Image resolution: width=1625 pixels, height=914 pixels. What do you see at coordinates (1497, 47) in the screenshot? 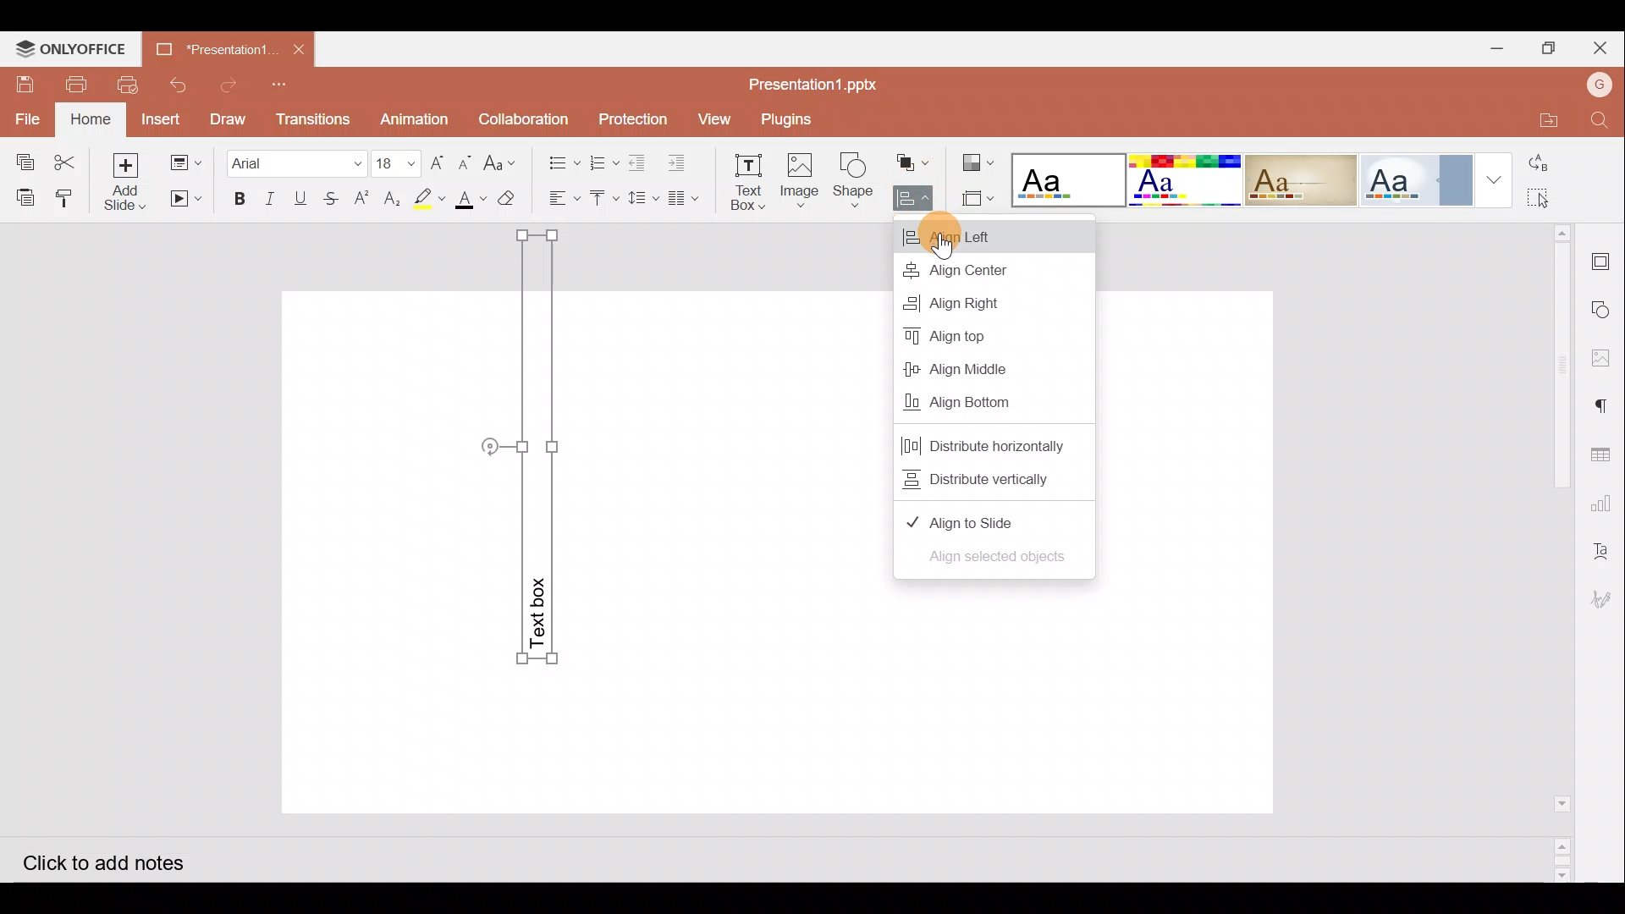
I see `Minimize` at bounding box center [1497, 47].